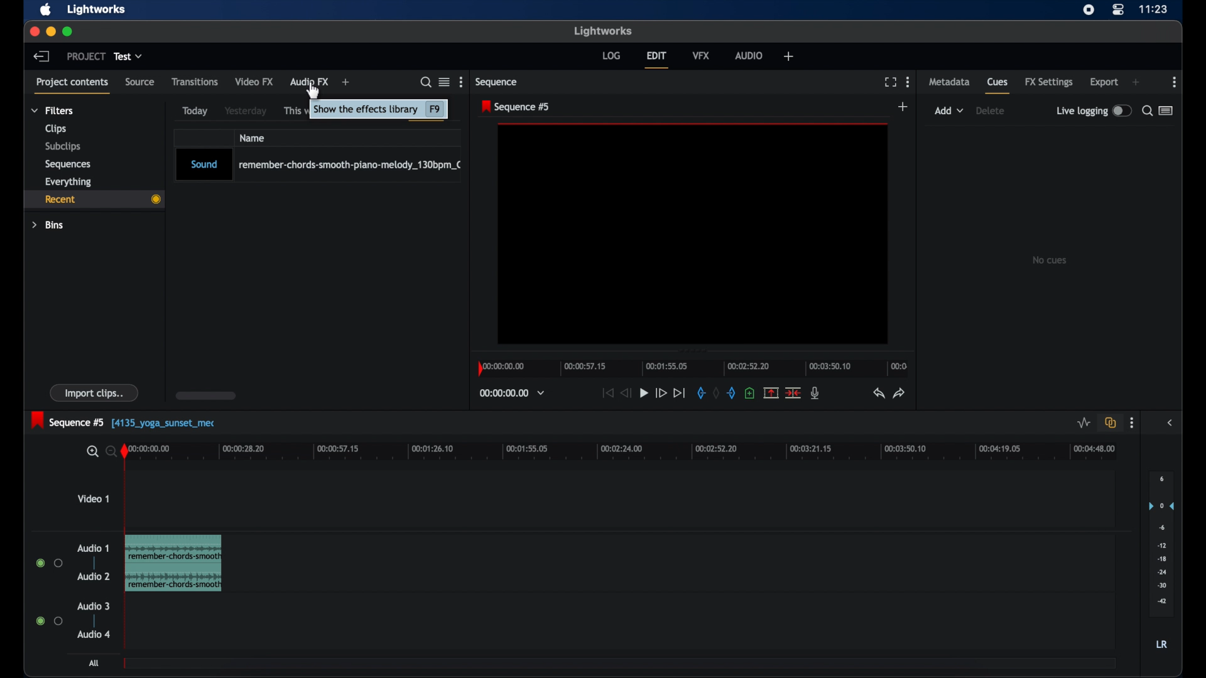  What do you see at coordinates (1147, 110) in the screenshot?
I see `search` at bounding box center [1147, 110].